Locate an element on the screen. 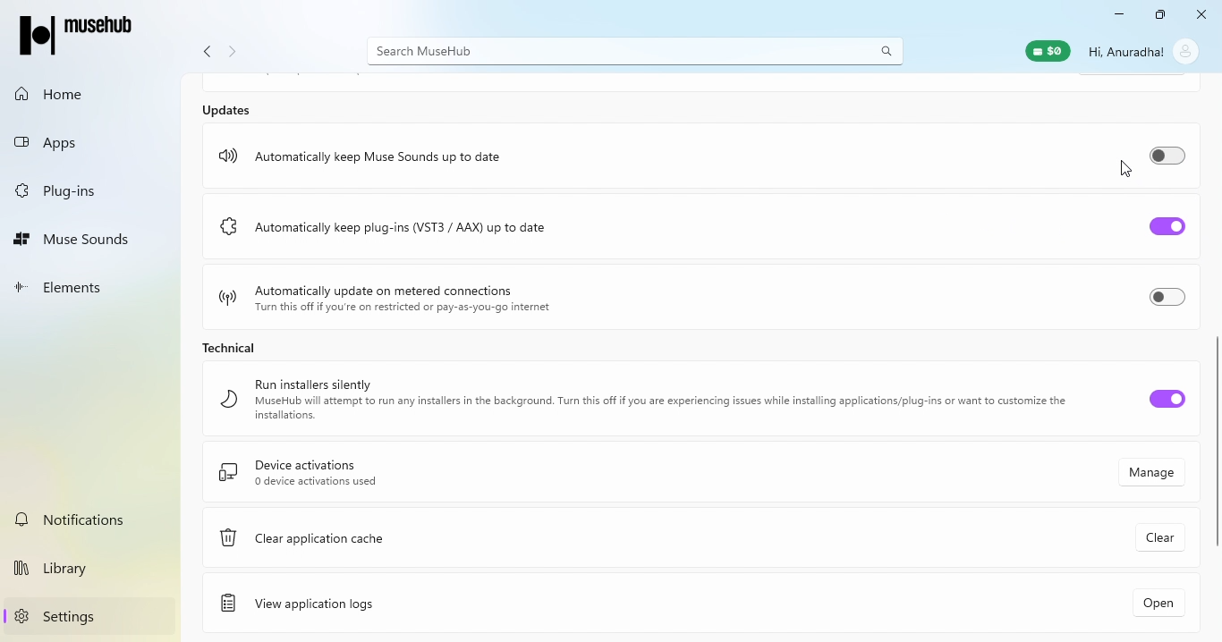 The image size is (1222, 642). Hi, Anuradha! is located at coordinates (1127, 51).